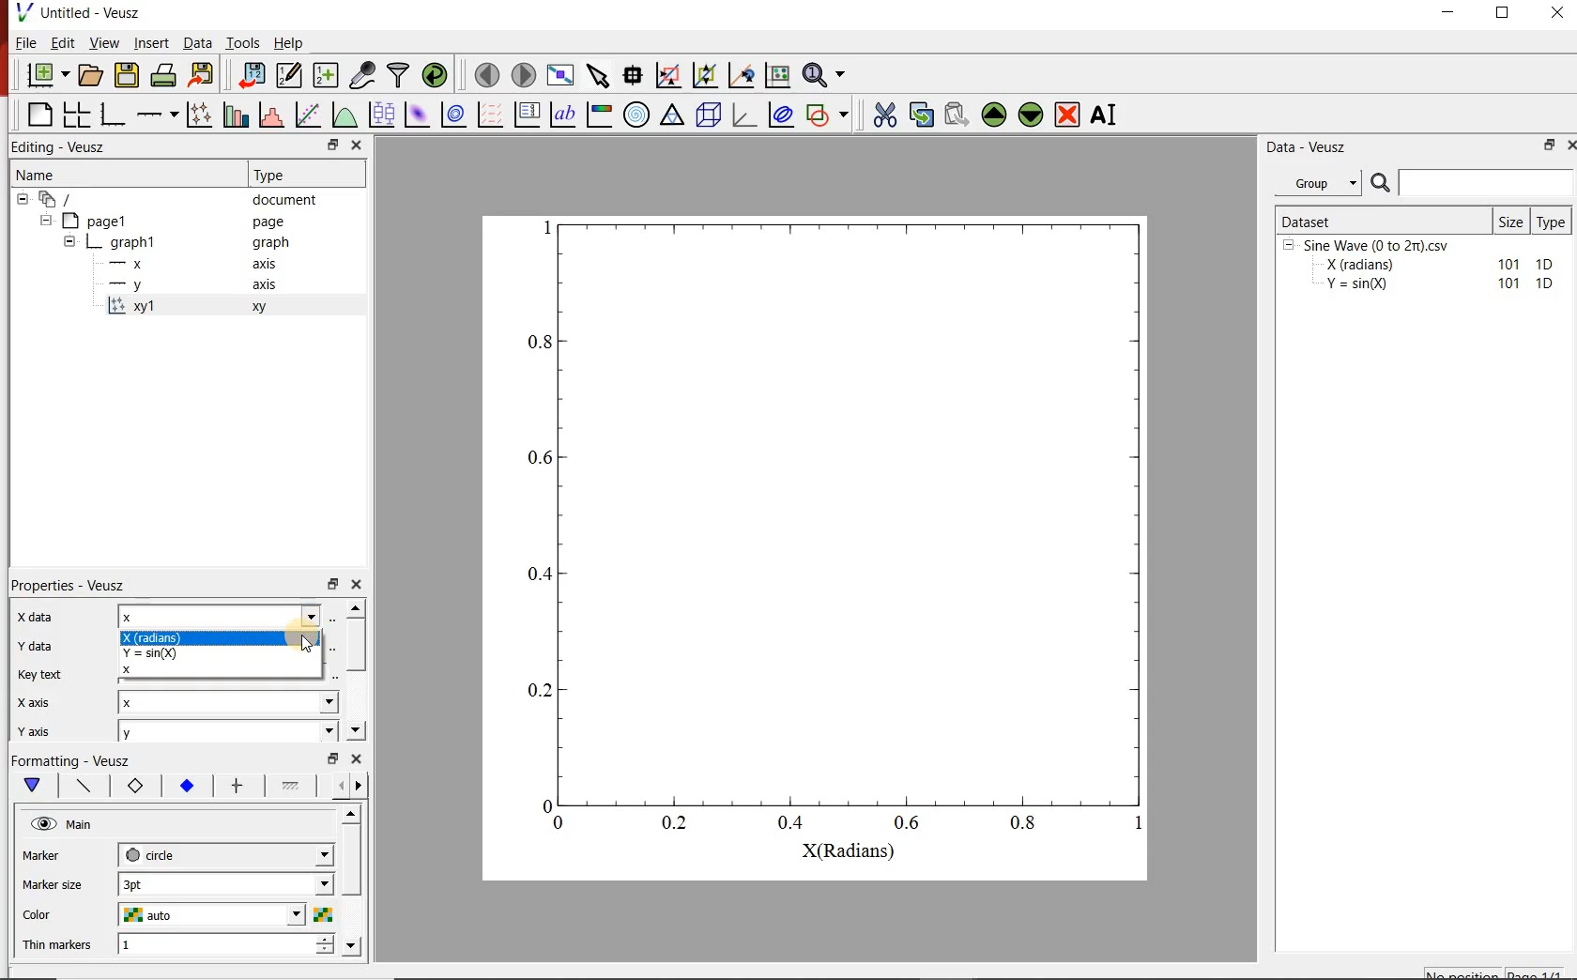 Image resolution: width=1577 pixels, height=980 pixels. Describe the element at coordinates (528, 114) in the screenshot. I see `plot key` at that location.